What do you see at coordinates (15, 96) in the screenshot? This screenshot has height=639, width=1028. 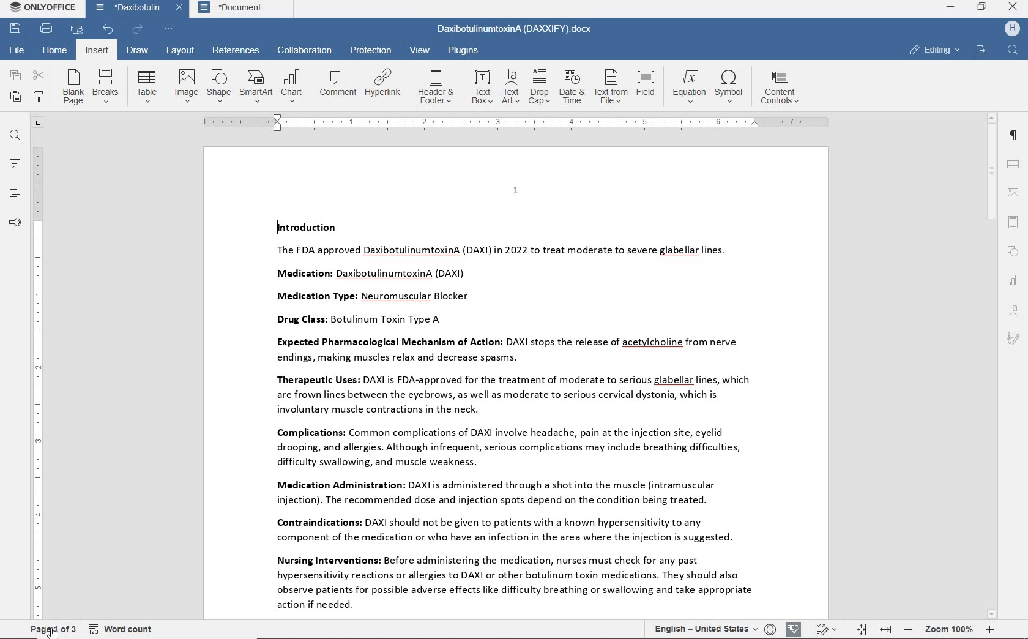 I see `paste` at bounding box center [15, 96].